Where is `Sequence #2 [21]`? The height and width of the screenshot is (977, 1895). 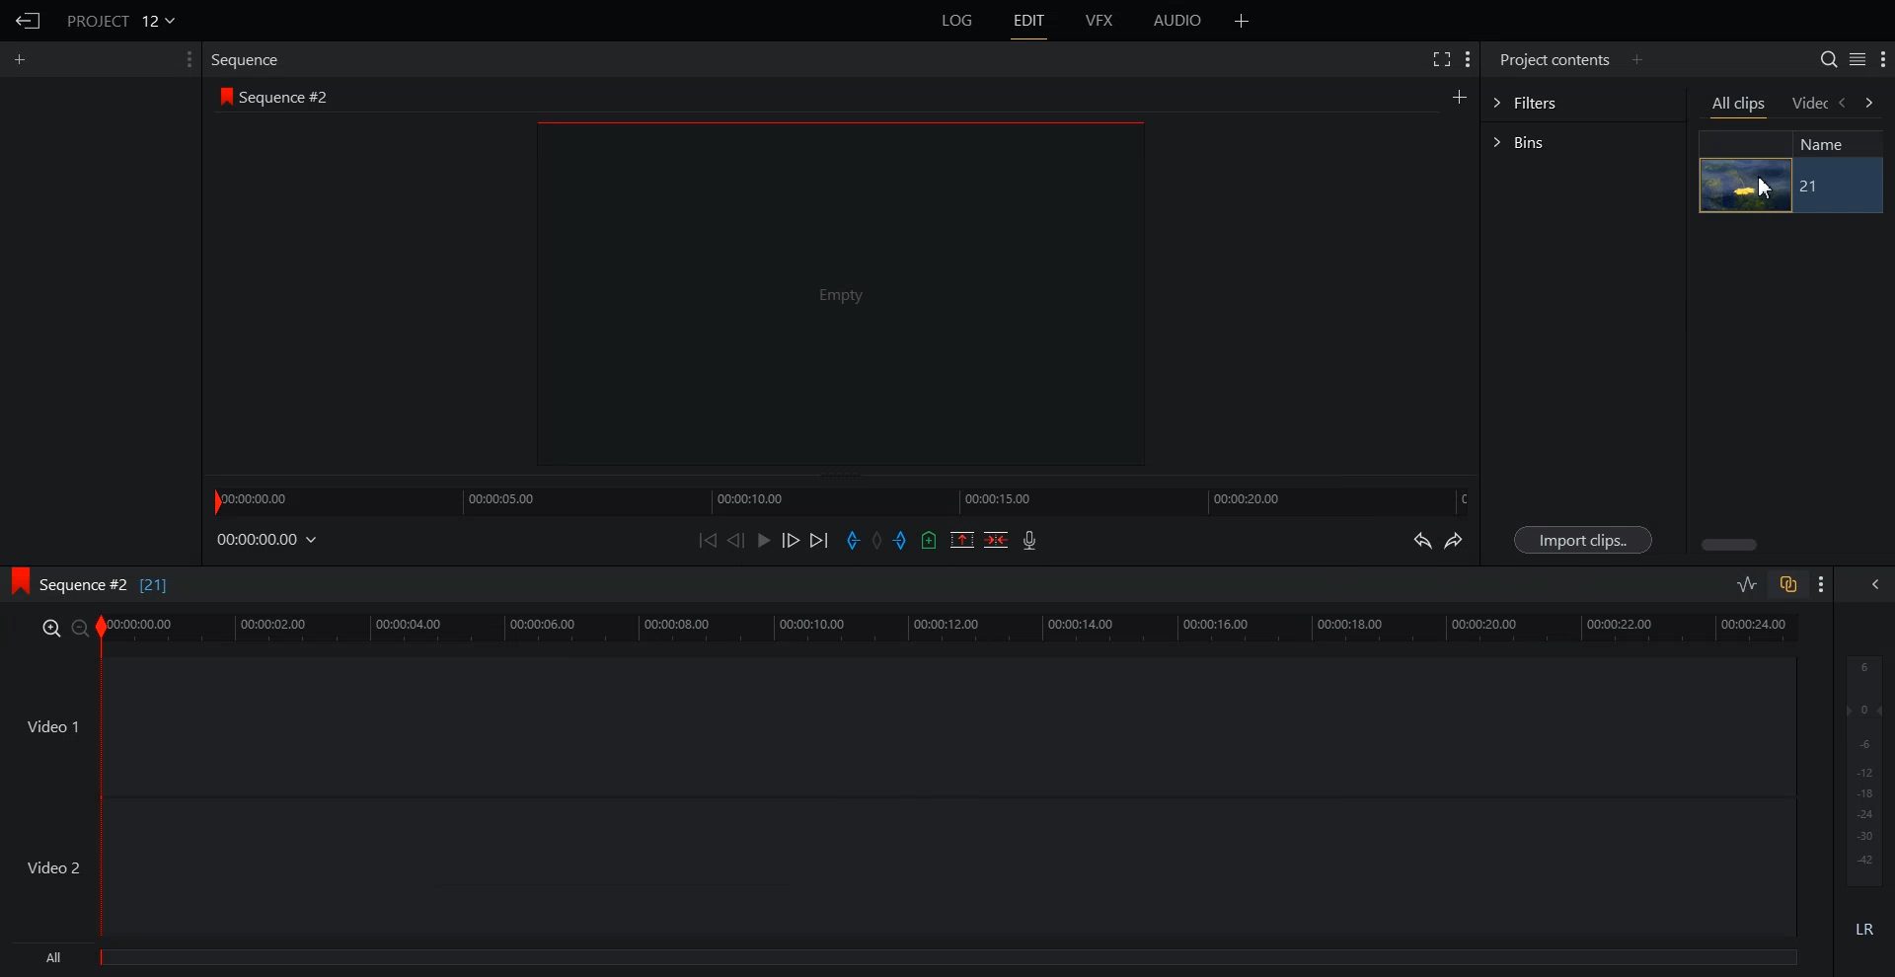 Sequence #2 [21] is located at coordinates (109, 582).